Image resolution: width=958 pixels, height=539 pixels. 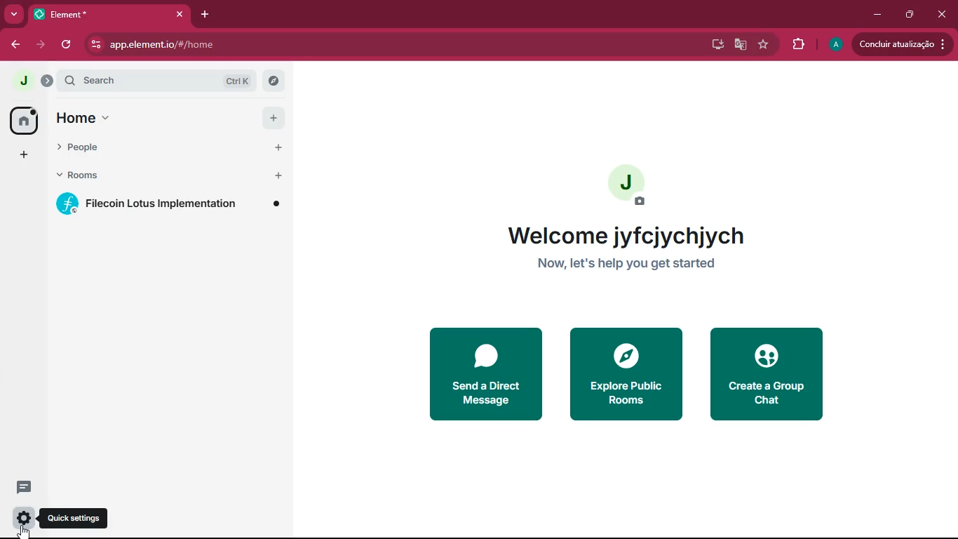 What do you see at coordinates (764, 46) in the screenshot?
I see `favourite` at bounding box center [764, 46].